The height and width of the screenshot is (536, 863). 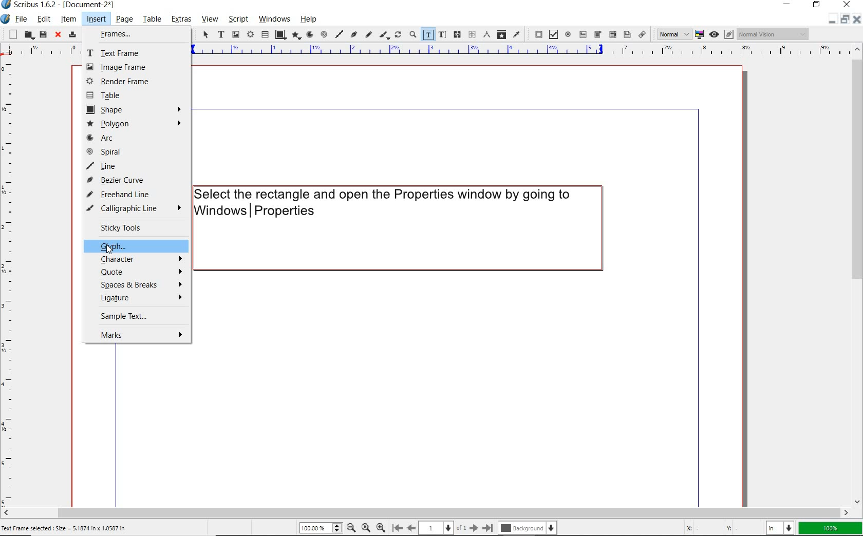 I want to click on minimise, so click(x=830, y=21).